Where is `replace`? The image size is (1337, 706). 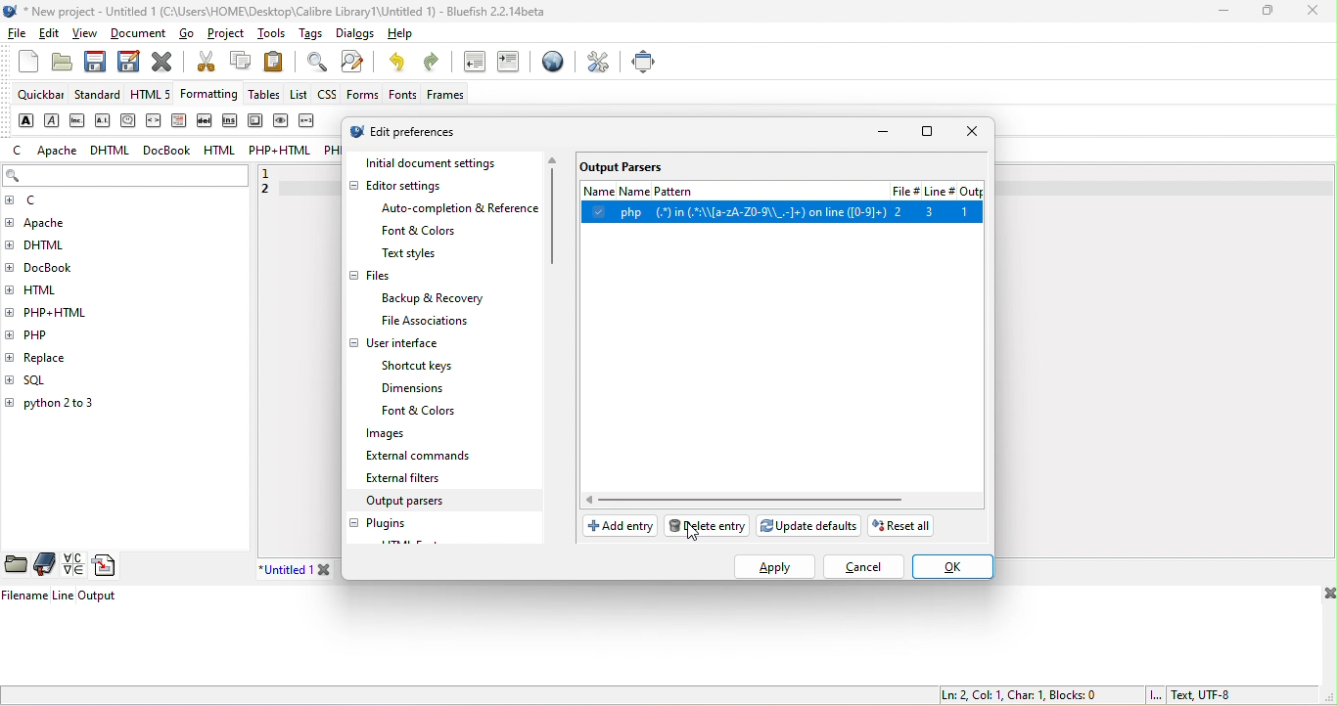 replace is located at coordinates (77, 355).